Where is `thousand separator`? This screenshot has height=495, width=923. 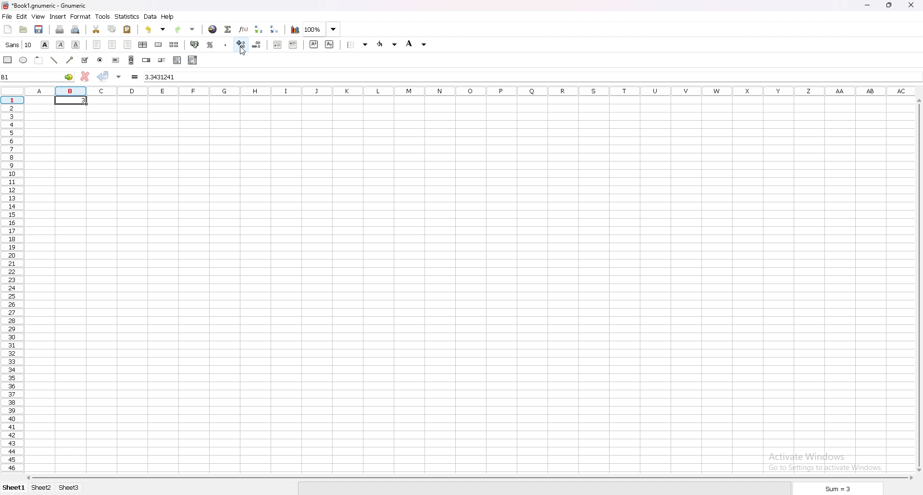 thousand separator is located at coordinates (225, 44).